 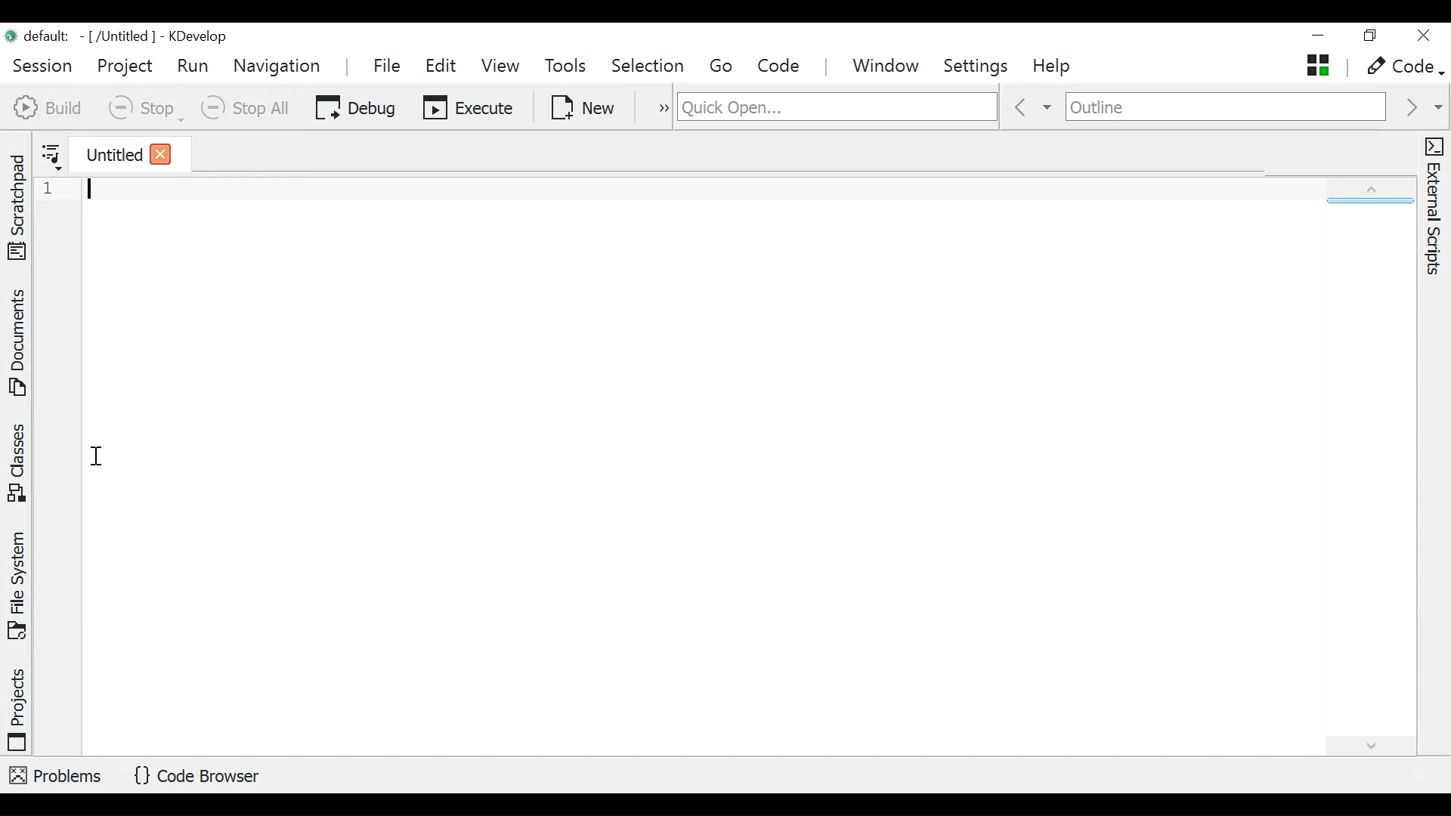 I want to click on Window, so click(x=886, y=66).